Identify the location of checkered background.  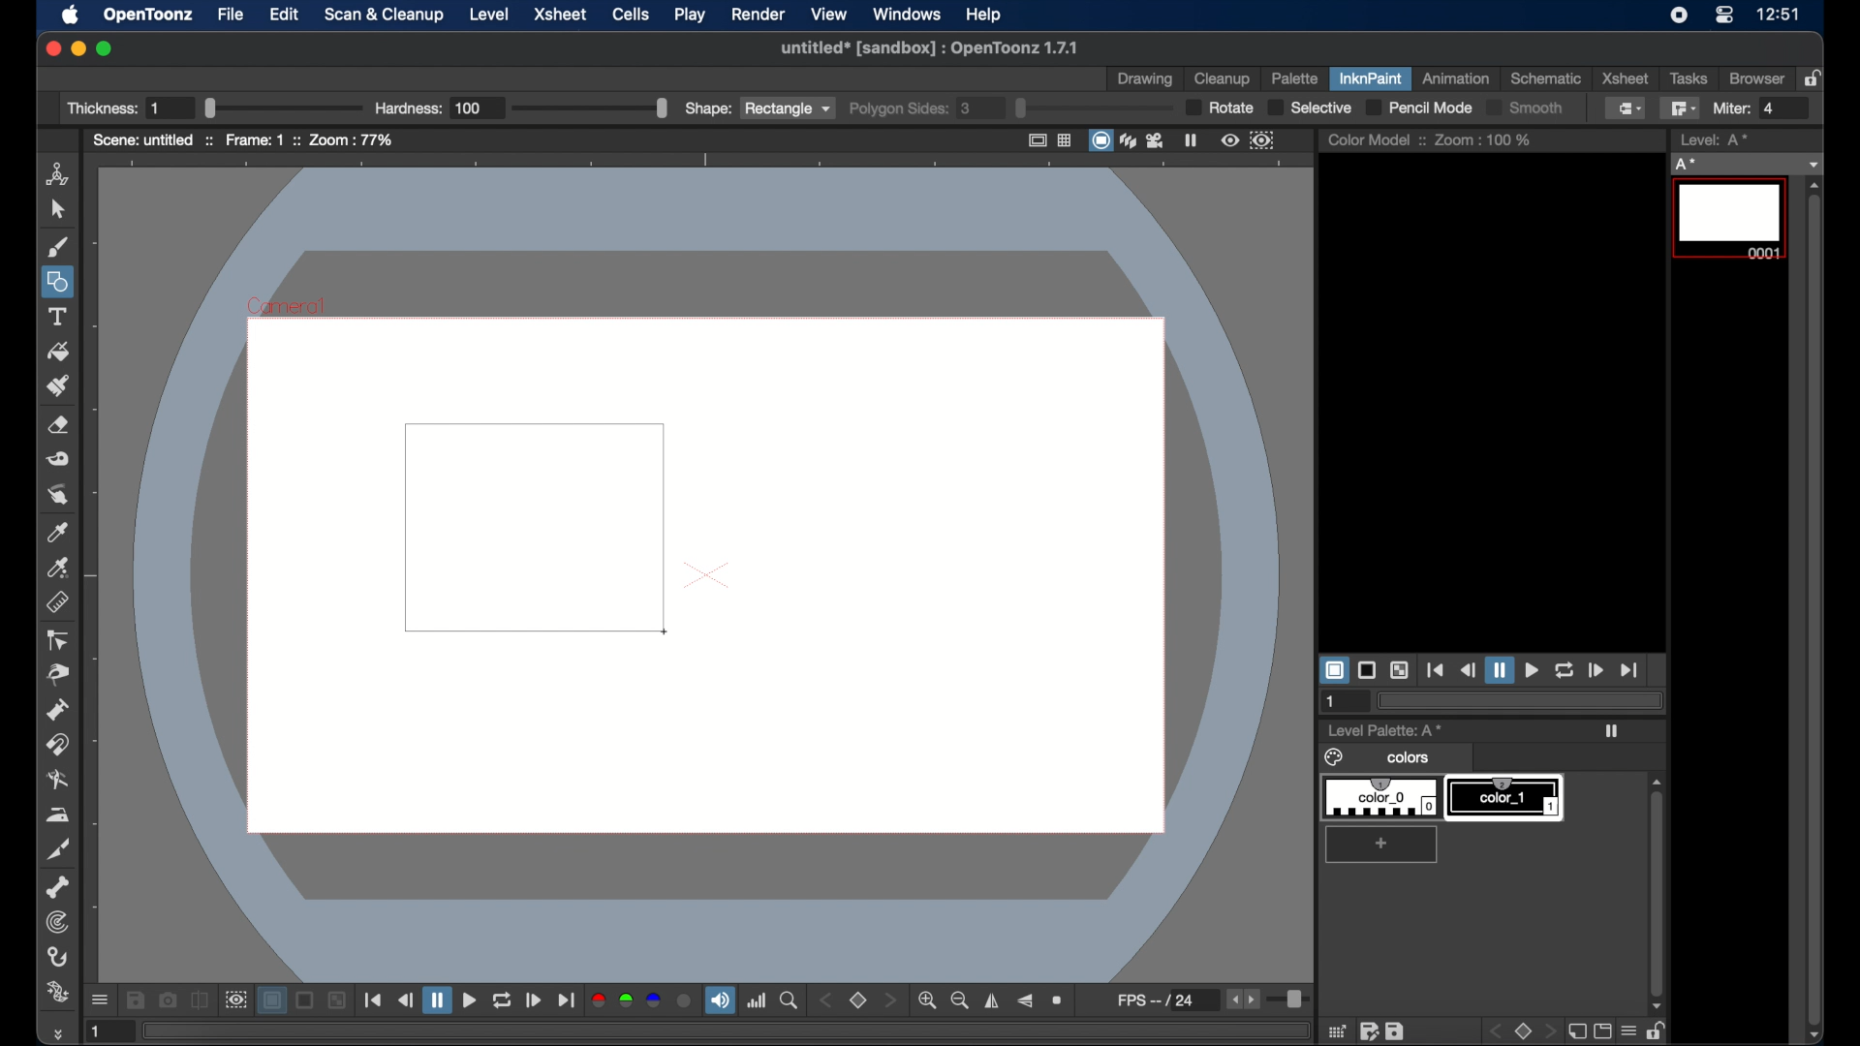
(336, 1000).